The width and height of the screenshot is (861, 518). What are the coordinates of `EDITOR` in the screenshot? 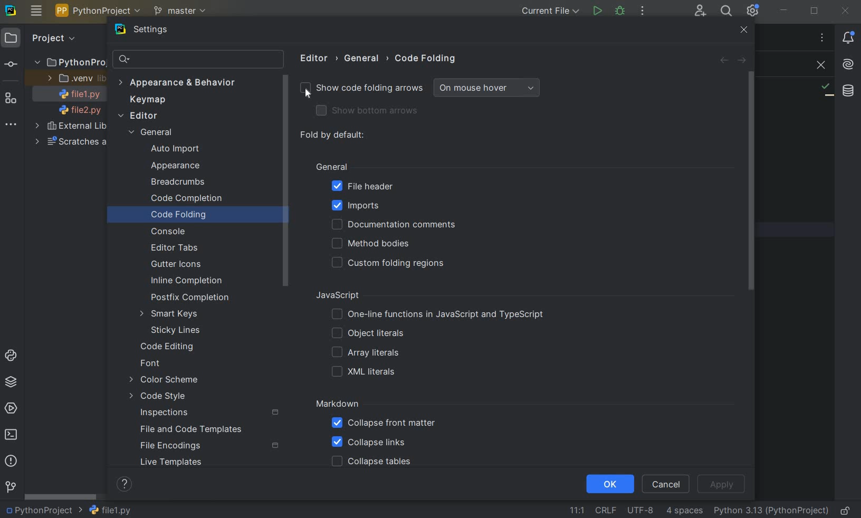 It's located at (316, 58).